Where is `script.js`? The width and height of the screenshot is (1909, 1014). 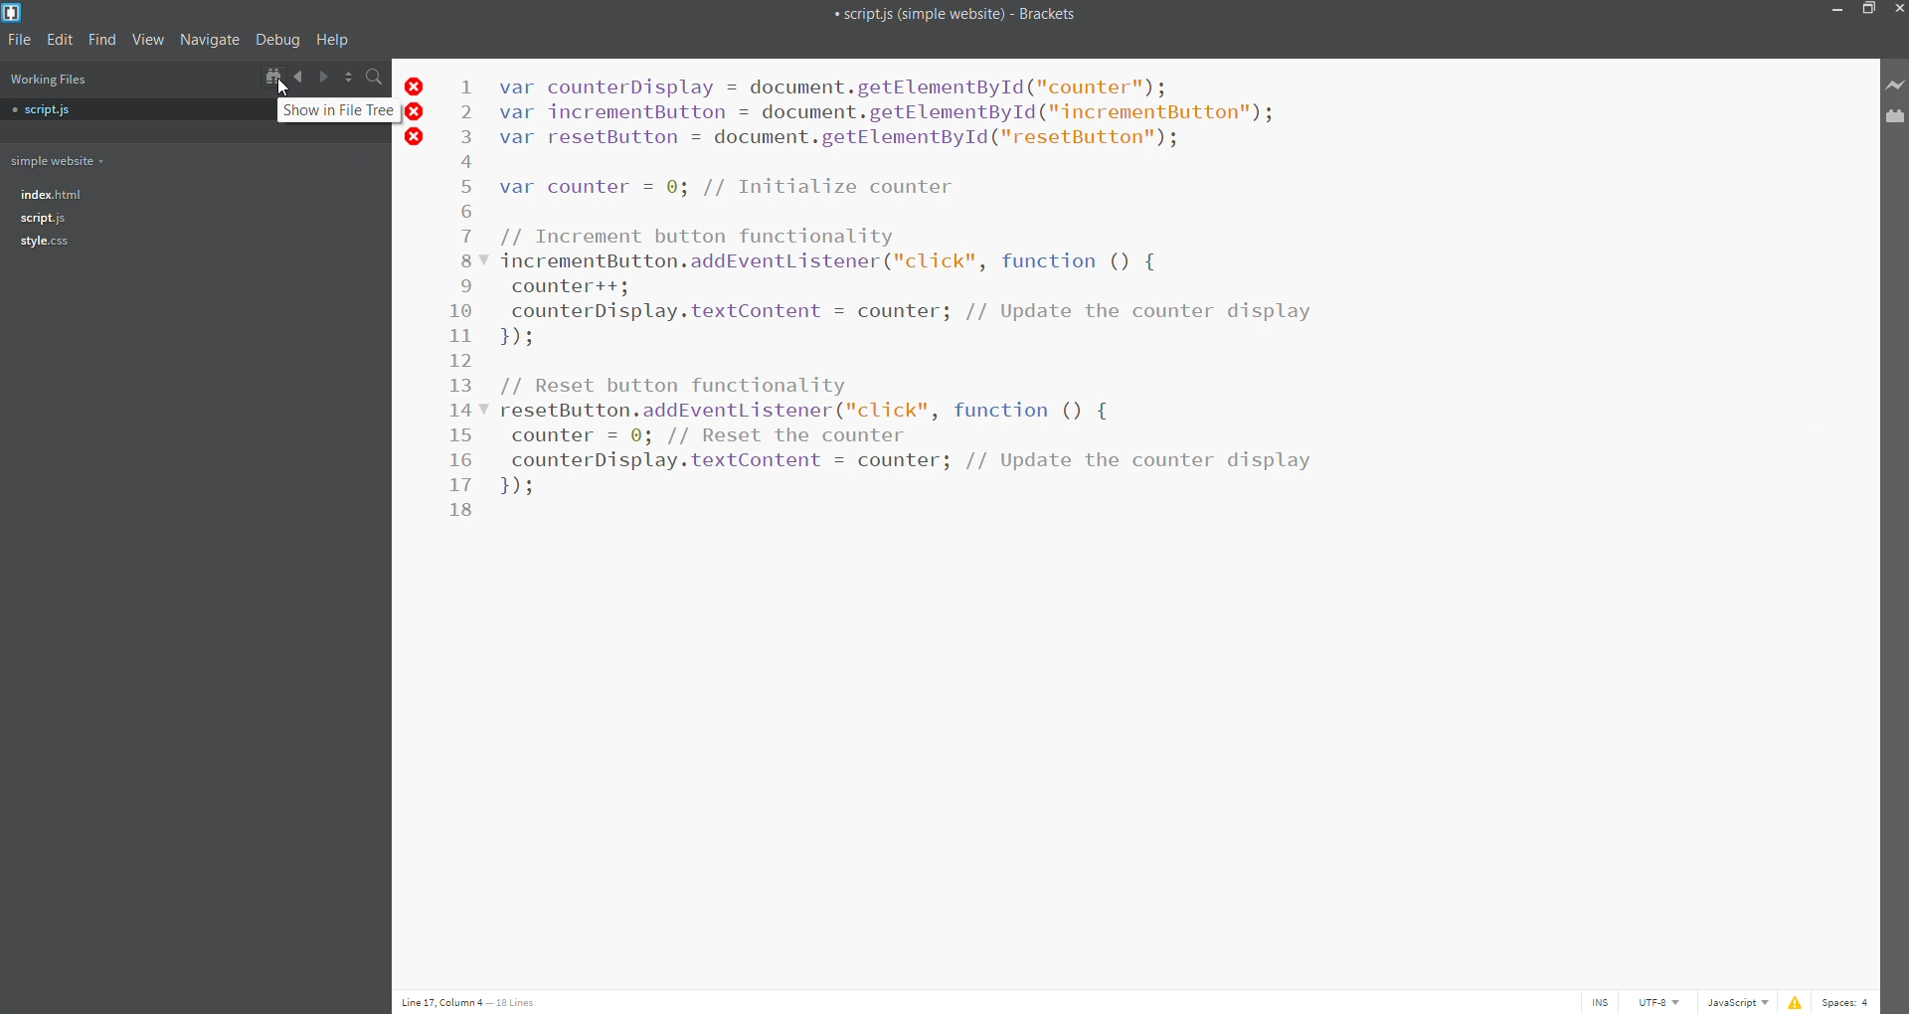
script.js is located at coordinates (42, 218).